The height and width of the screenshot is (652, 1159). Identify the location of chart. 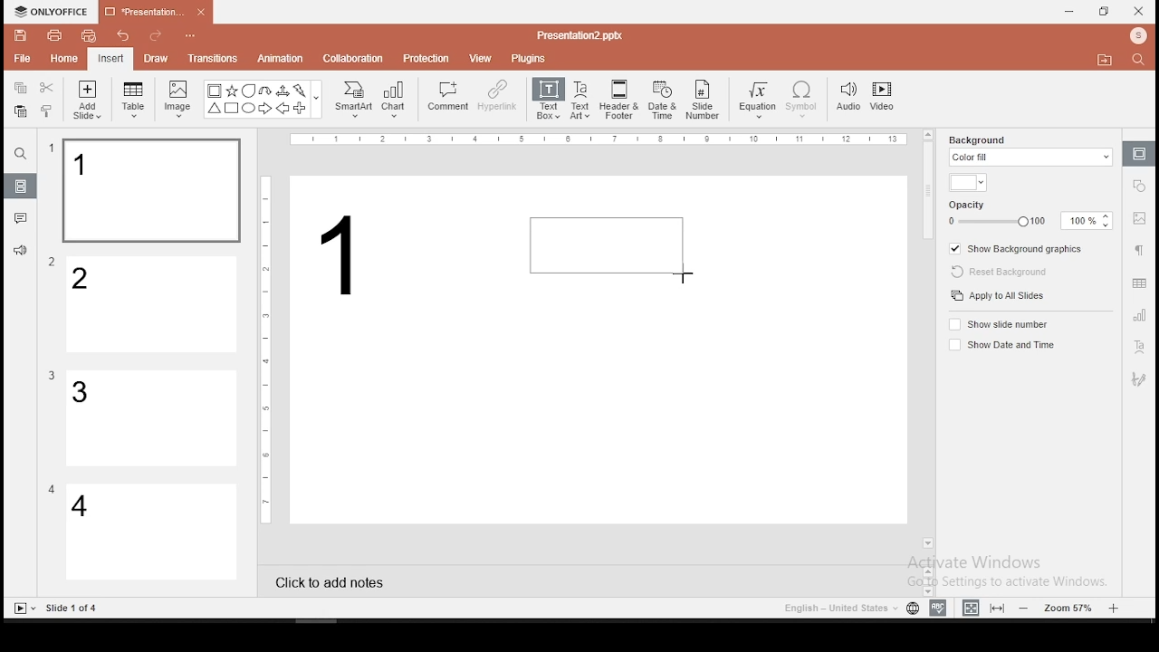
(395, 99).